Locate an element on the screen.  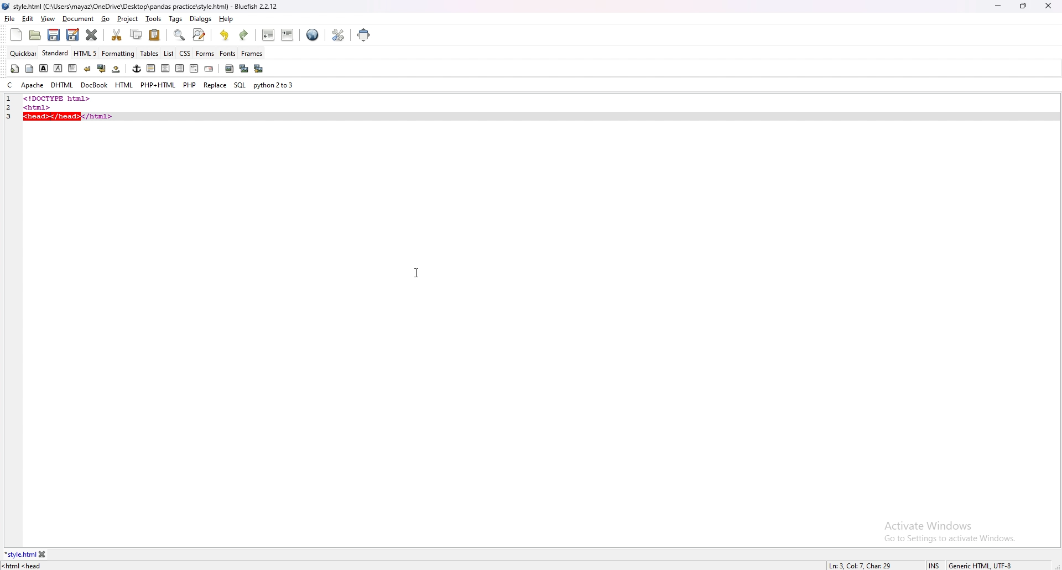
formatting is located at coordinates (119, 53).